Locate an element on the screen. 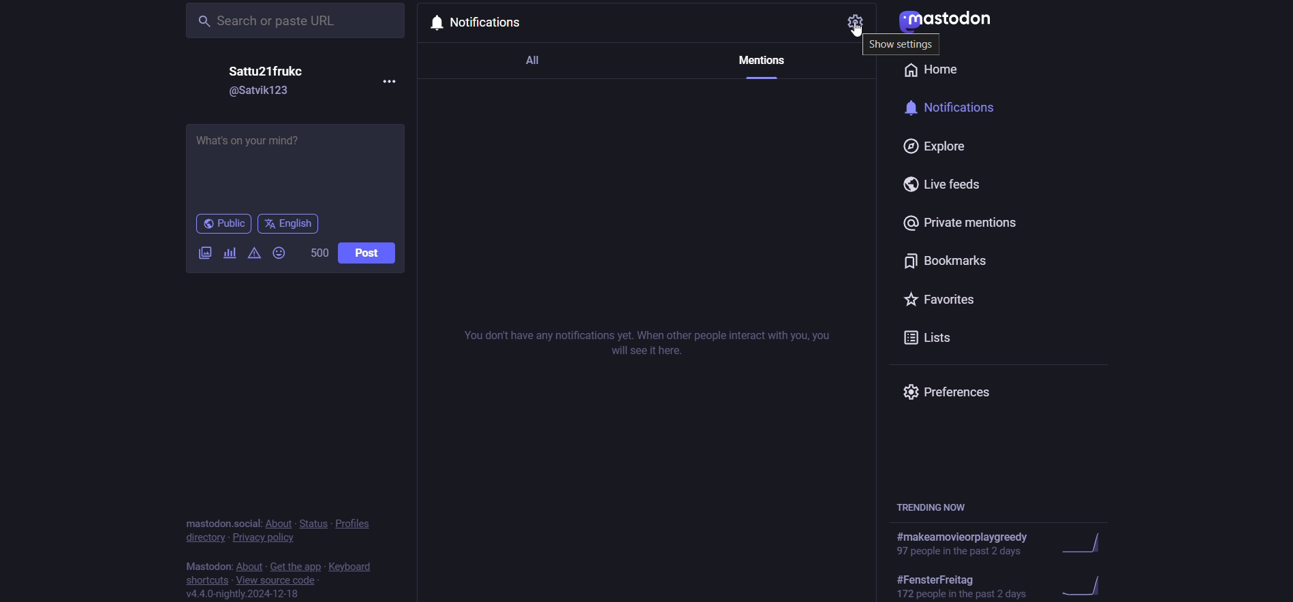 The width and height of the screenshot is (1293, 602). warning message is located at coordinates (255, 252).